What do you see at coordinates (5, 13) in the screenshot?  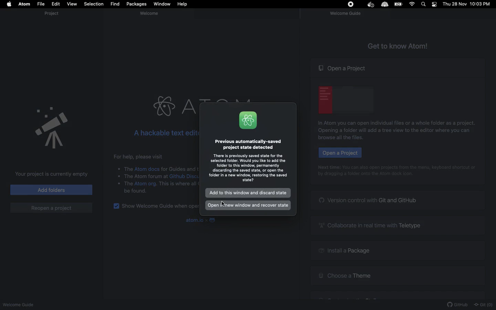 I see `Close` at bounding box center [5, 13].